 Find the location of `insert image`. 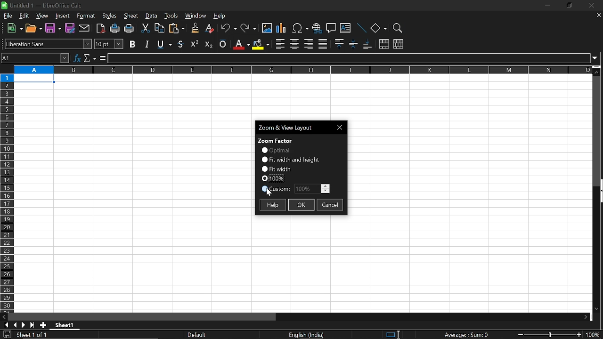

insert image is located at coordinates (267, 28).